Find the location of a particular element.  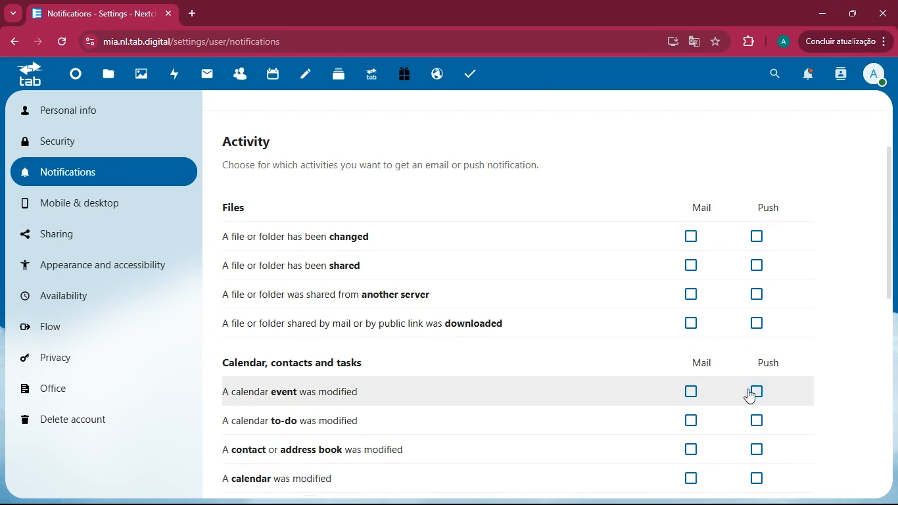

delete account is located at coordinates (104, 419).